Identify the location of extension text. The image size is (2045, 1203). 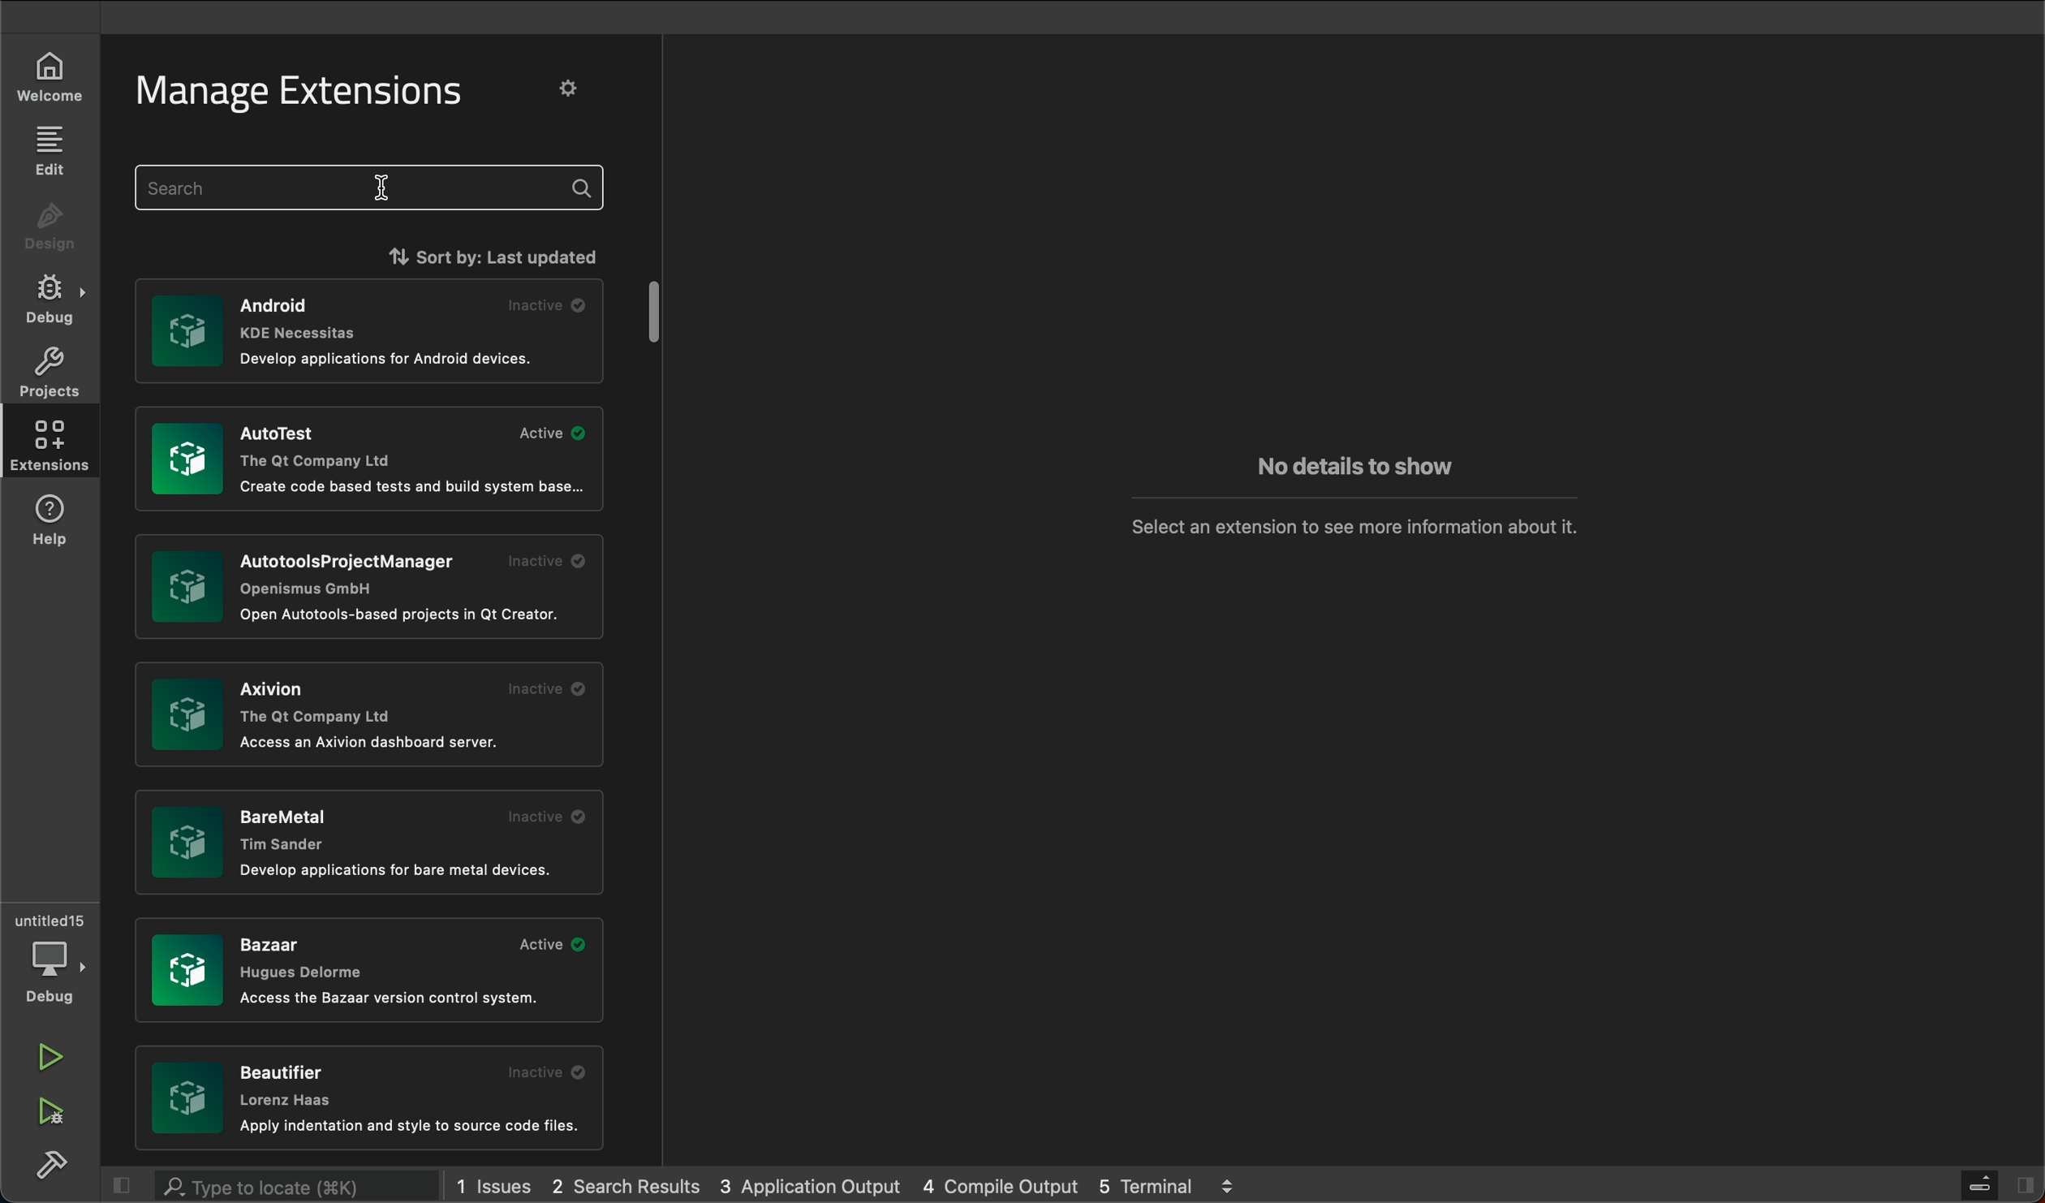
(372, 743).